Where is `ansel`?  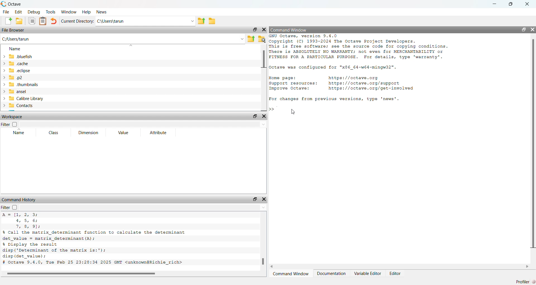
ansel is located at coordinates (16, 92).